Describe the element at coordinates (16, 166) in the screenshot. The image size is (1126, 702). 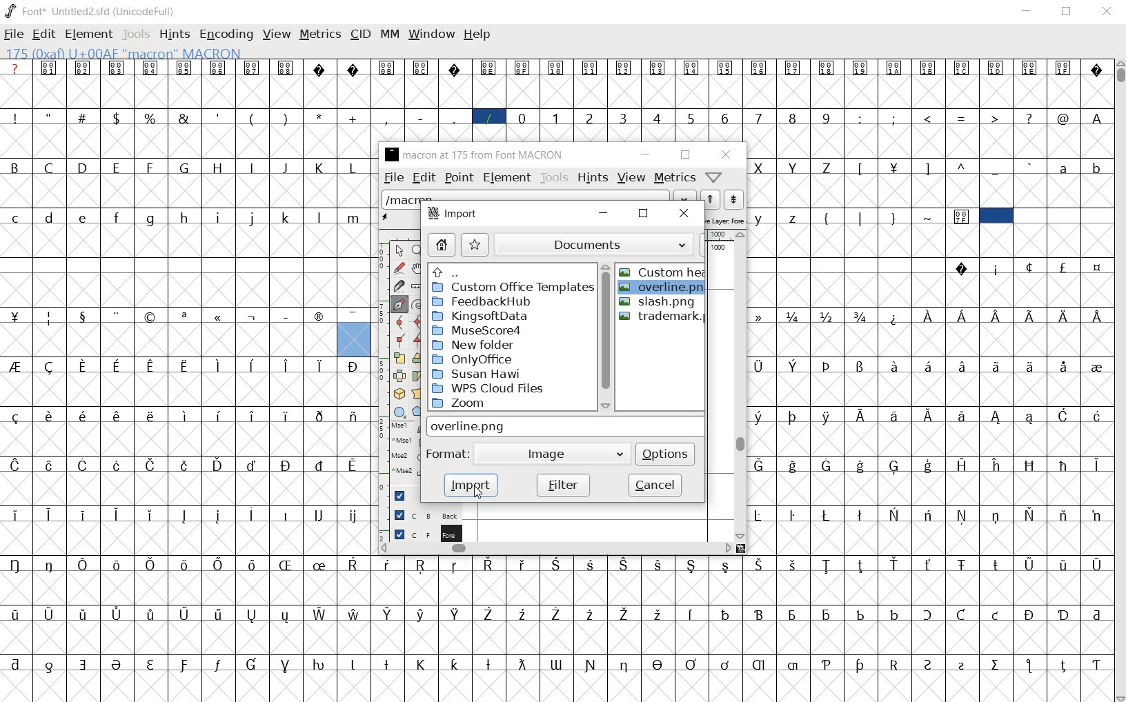
I see `B` at that location.